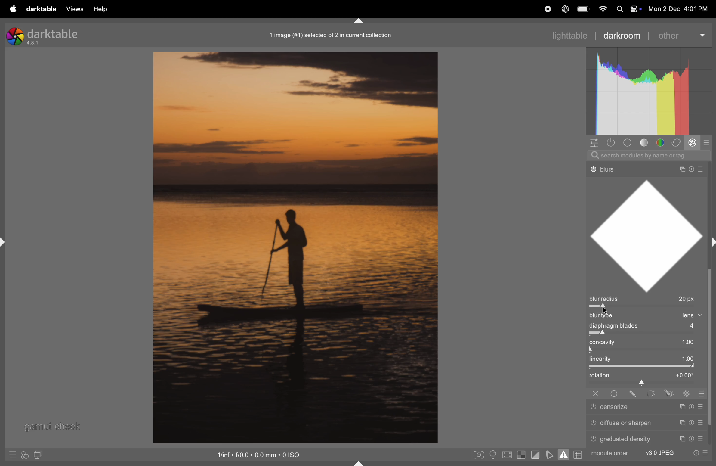 This screenshot has width=716, height=466. What do you see at coordinates (564, 454) in the screenshot?
I see `toggle gamut checking` at bounding box center [564, 454].